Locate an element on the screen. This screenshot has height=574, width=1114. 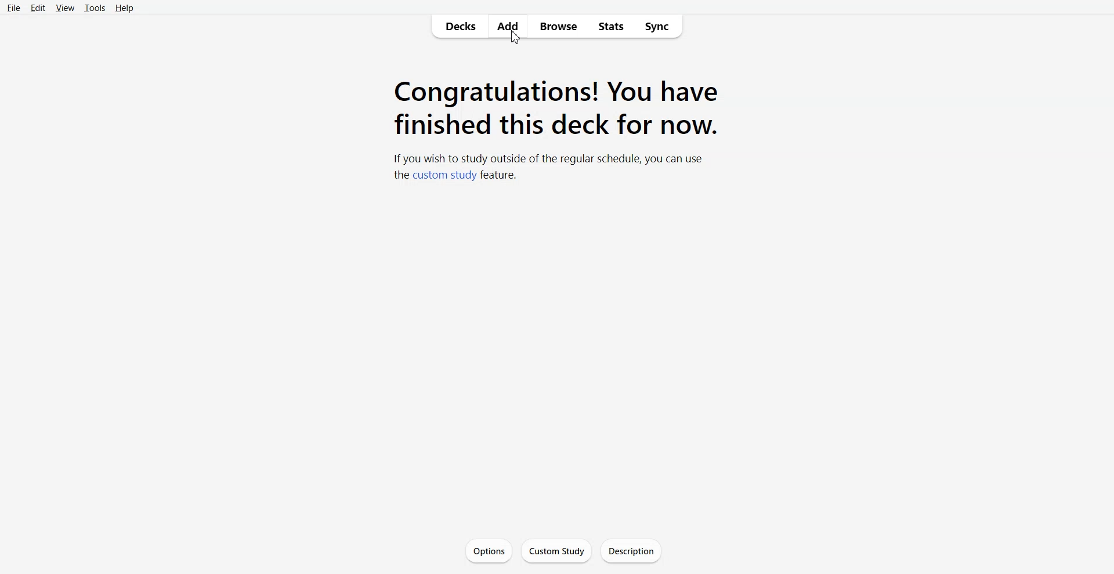
Description is located at coordinates (629, 551).